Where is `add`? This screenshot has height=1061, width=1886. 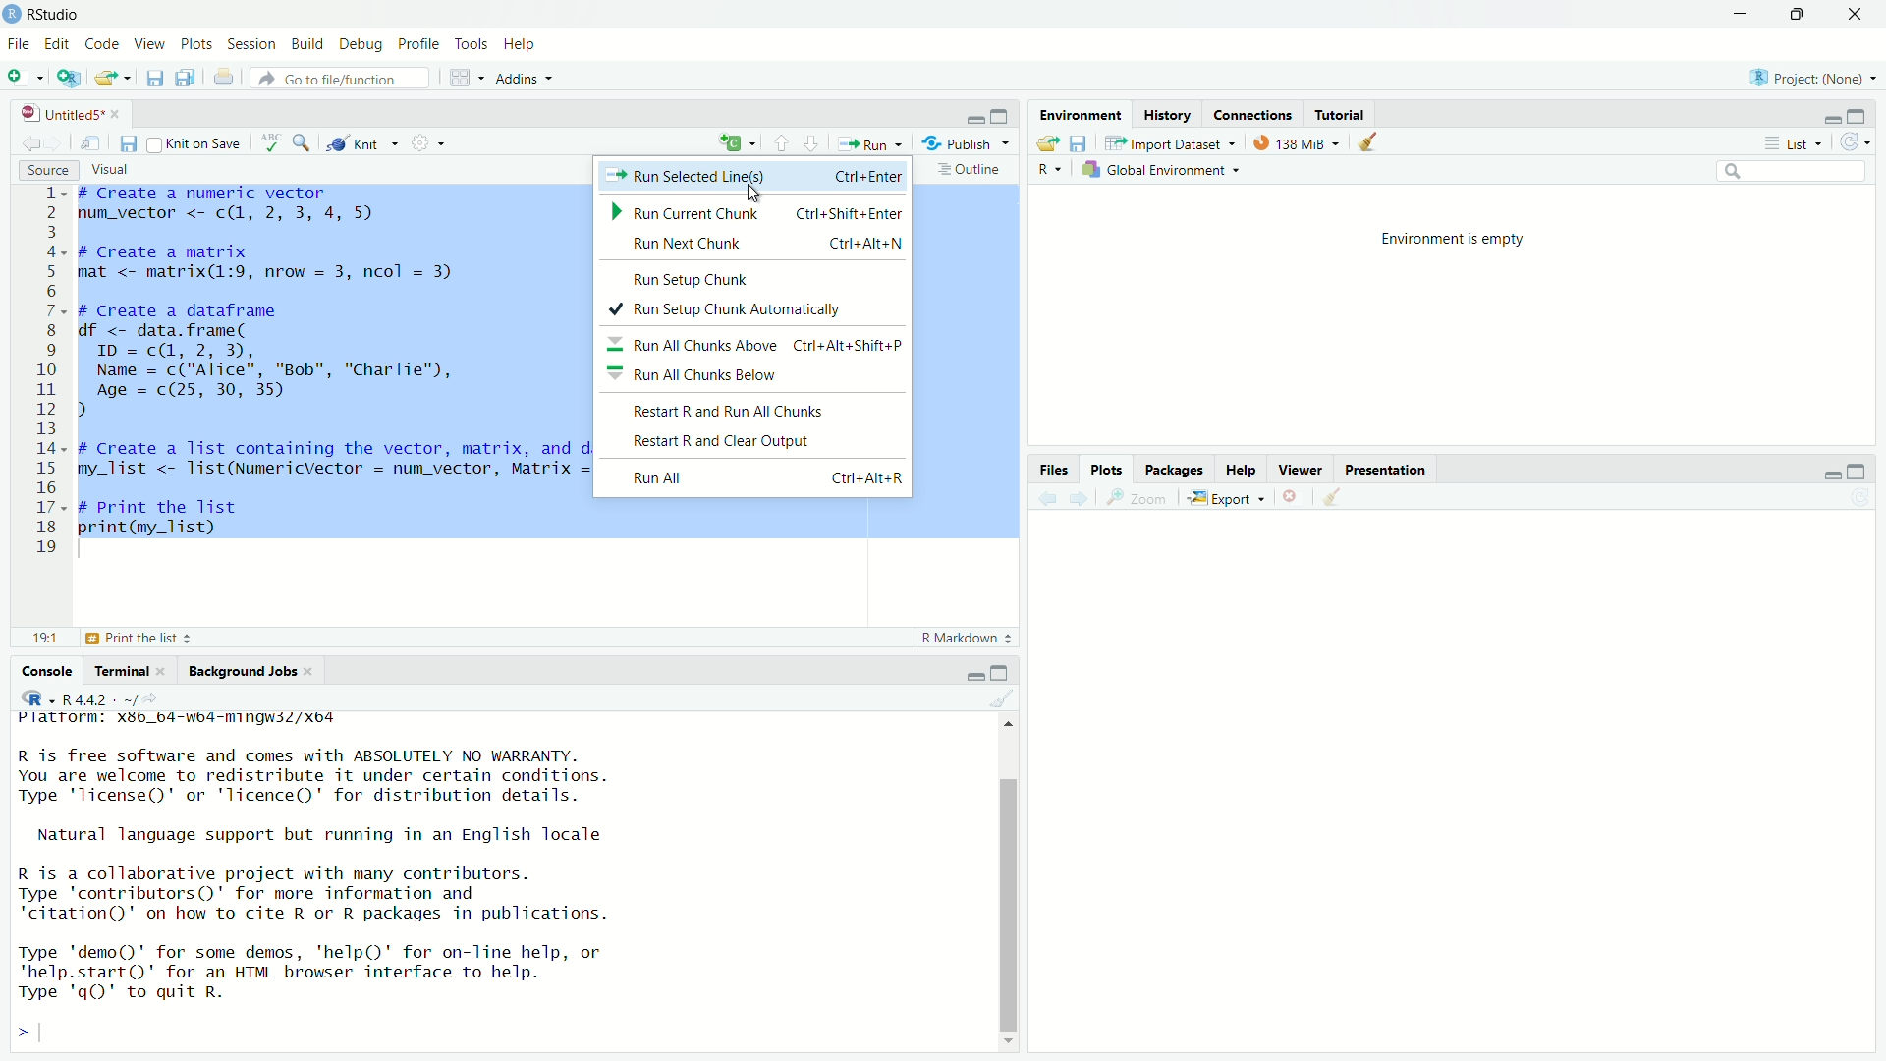 add is located at coordinates (26, 81).